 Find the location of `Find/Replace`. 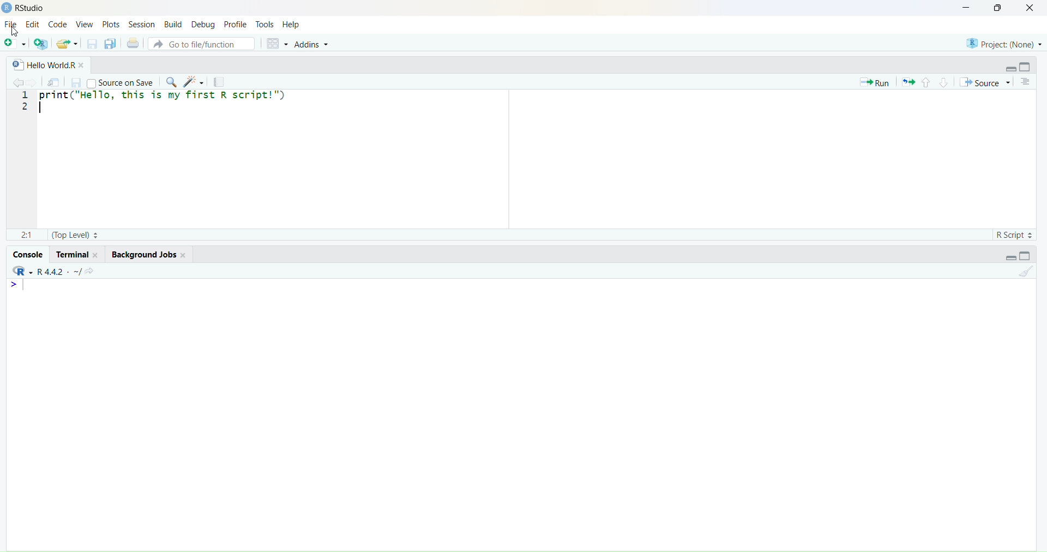

Find/Replace is located at coordinates (170, 82).